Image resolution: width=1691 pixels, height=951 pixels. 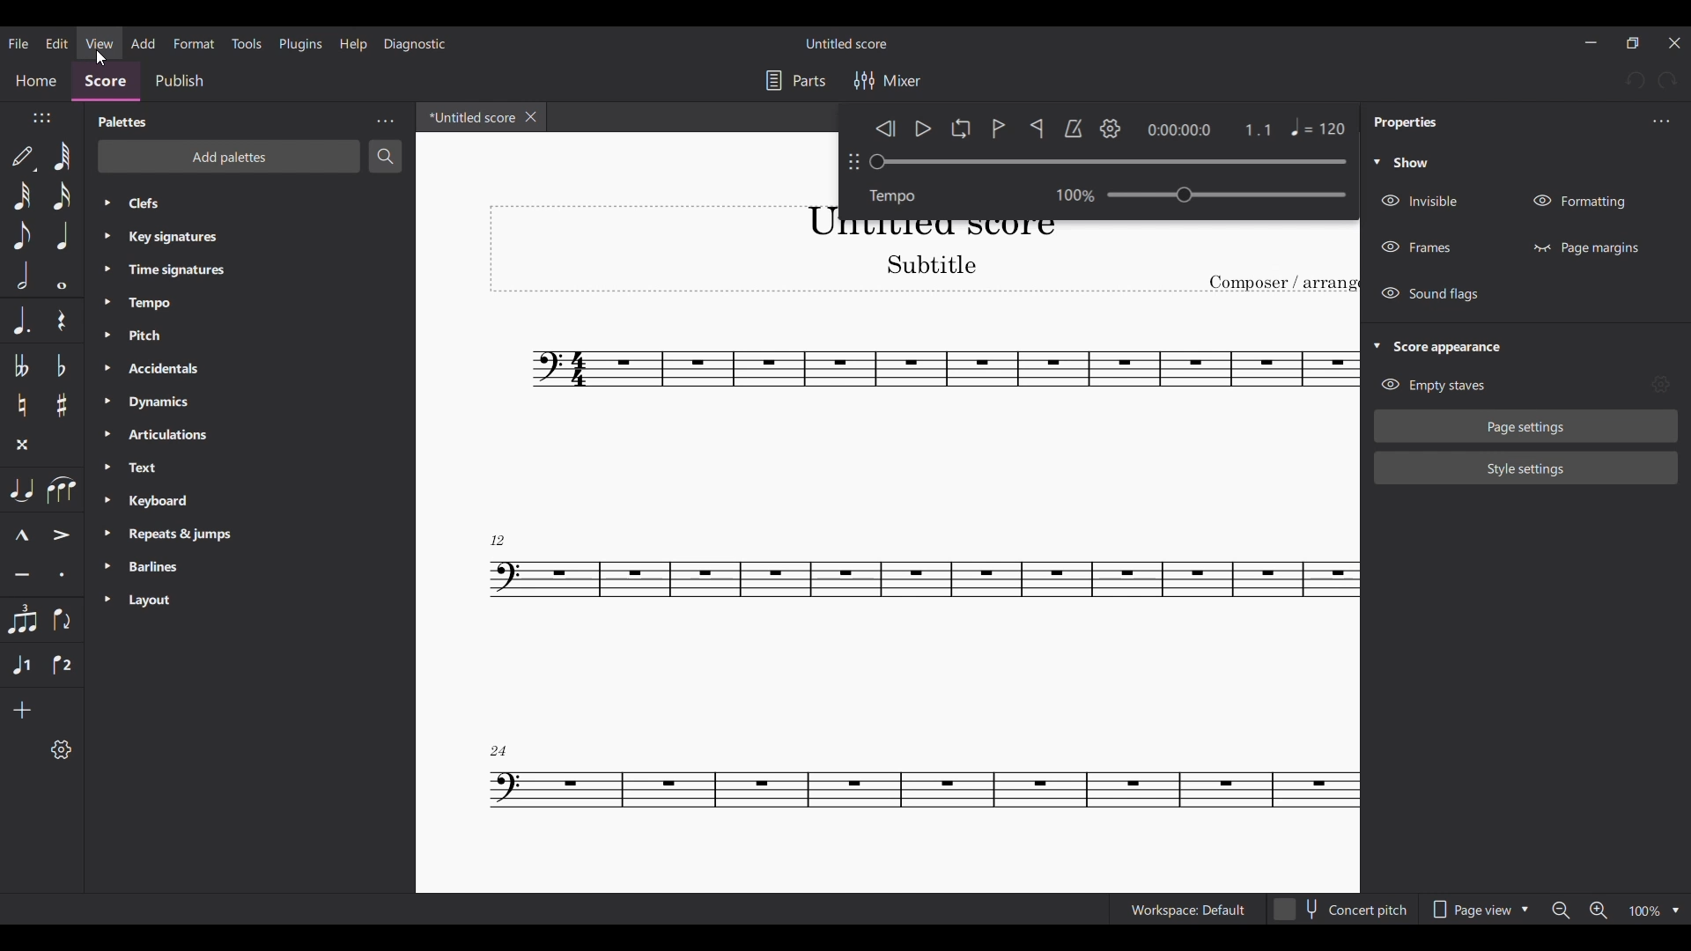 I want to click on Rewind, so click(x=885, y=128).